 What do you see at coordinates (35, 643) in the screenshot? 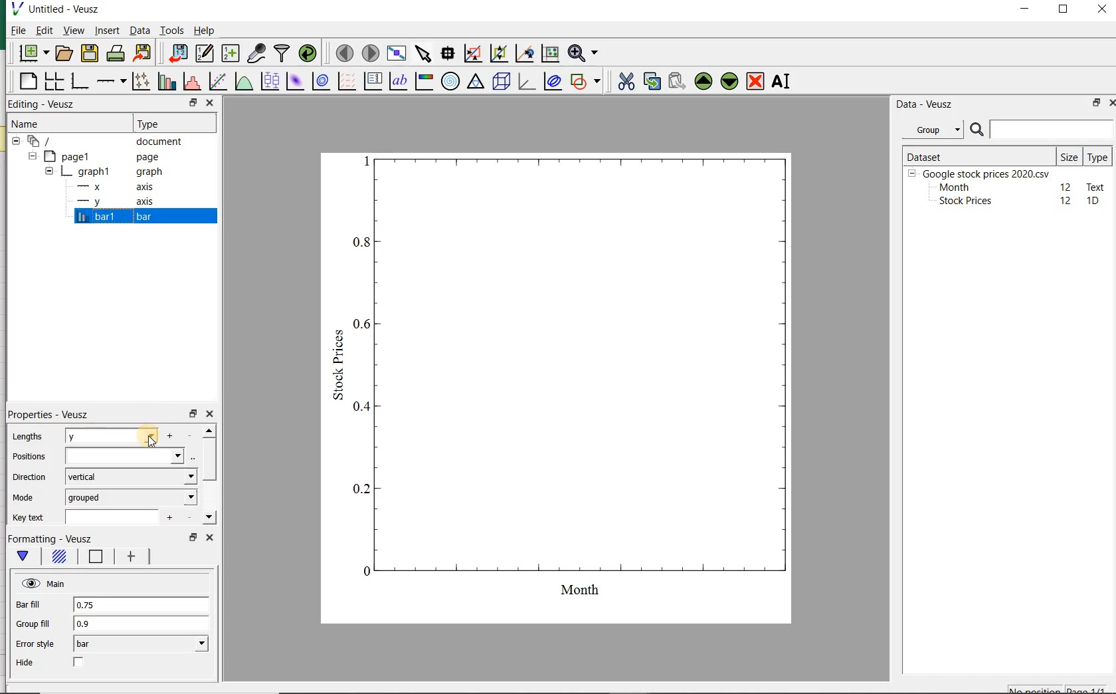
I see `Error style` at bounding box center [35, 643].